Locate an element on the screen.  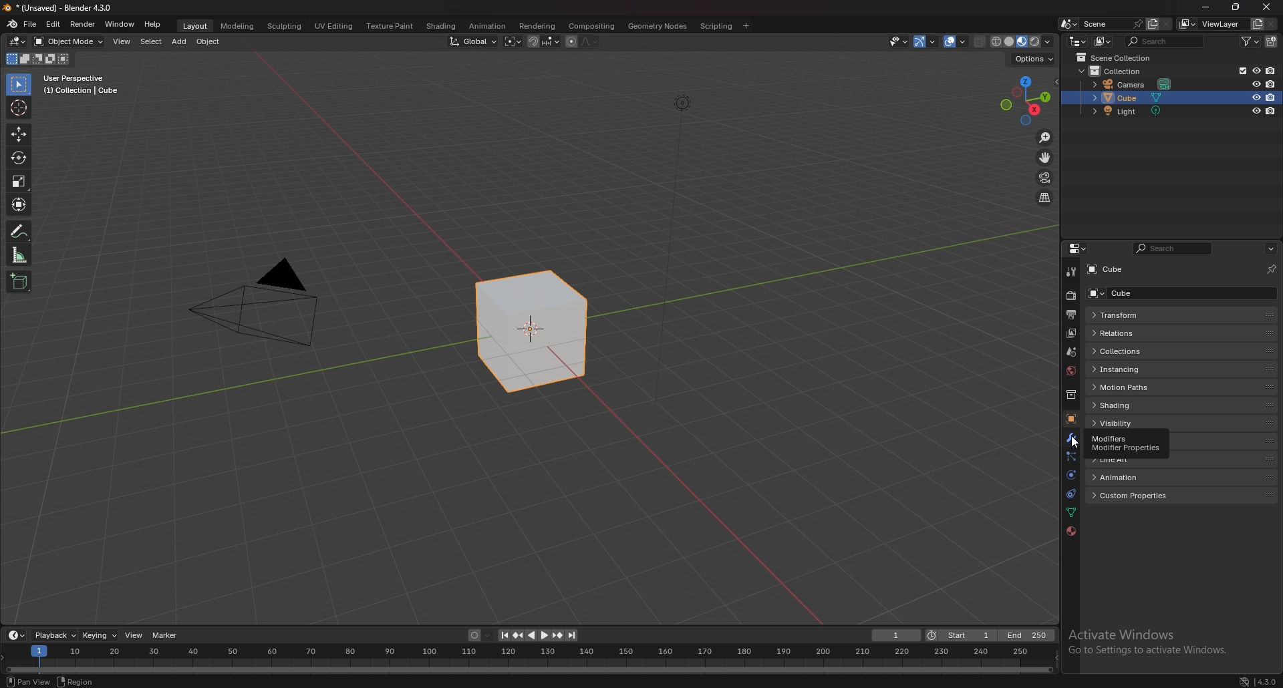
remove view layer is located at coordinates (1272, 24).